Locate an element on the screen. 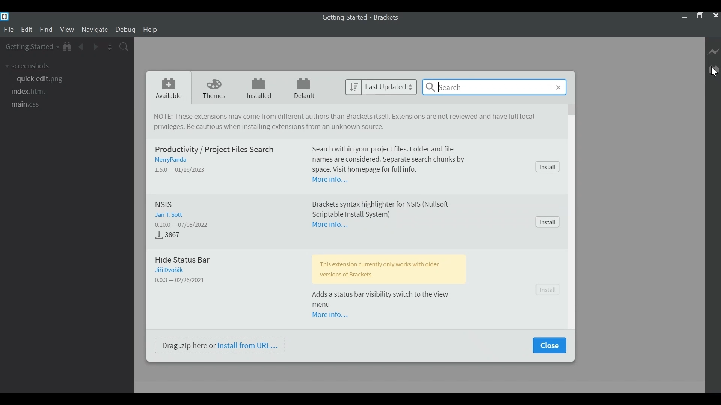 The width and height of the screenshot is (721, 405). screenshots is located at coordinates (29, 66).